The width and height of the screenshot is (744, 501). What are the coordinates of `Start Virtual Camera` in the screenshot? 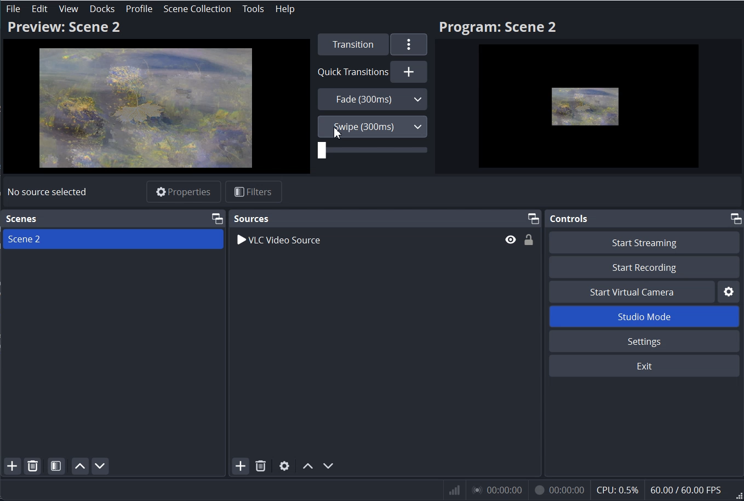 It's located at (631, 292).